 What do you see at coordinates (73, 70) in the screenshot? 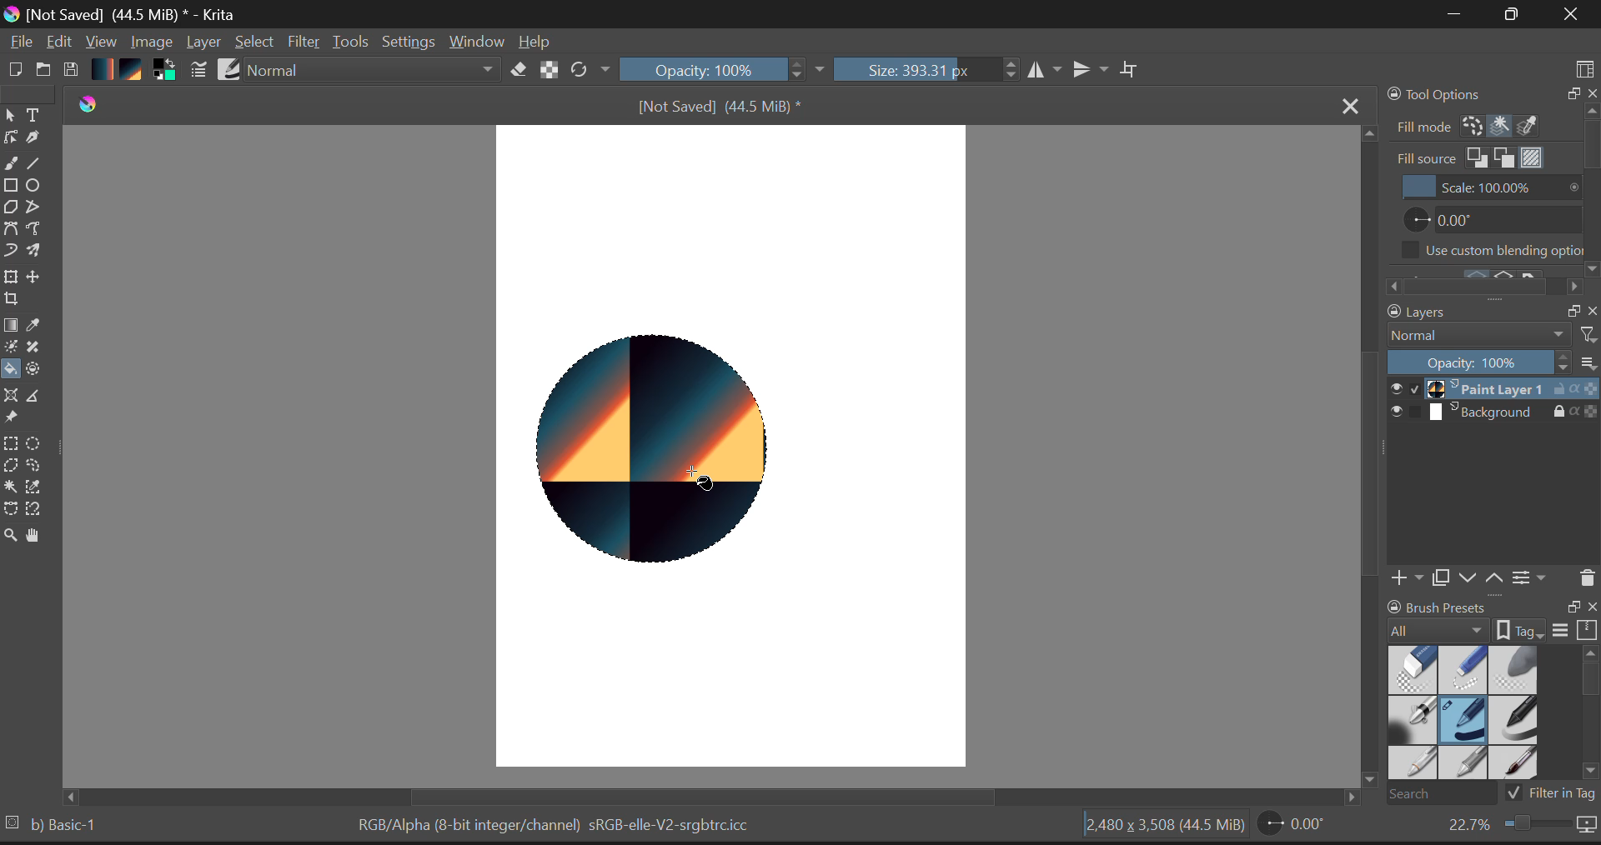
I see `Save` at bounding box center [73, 70].